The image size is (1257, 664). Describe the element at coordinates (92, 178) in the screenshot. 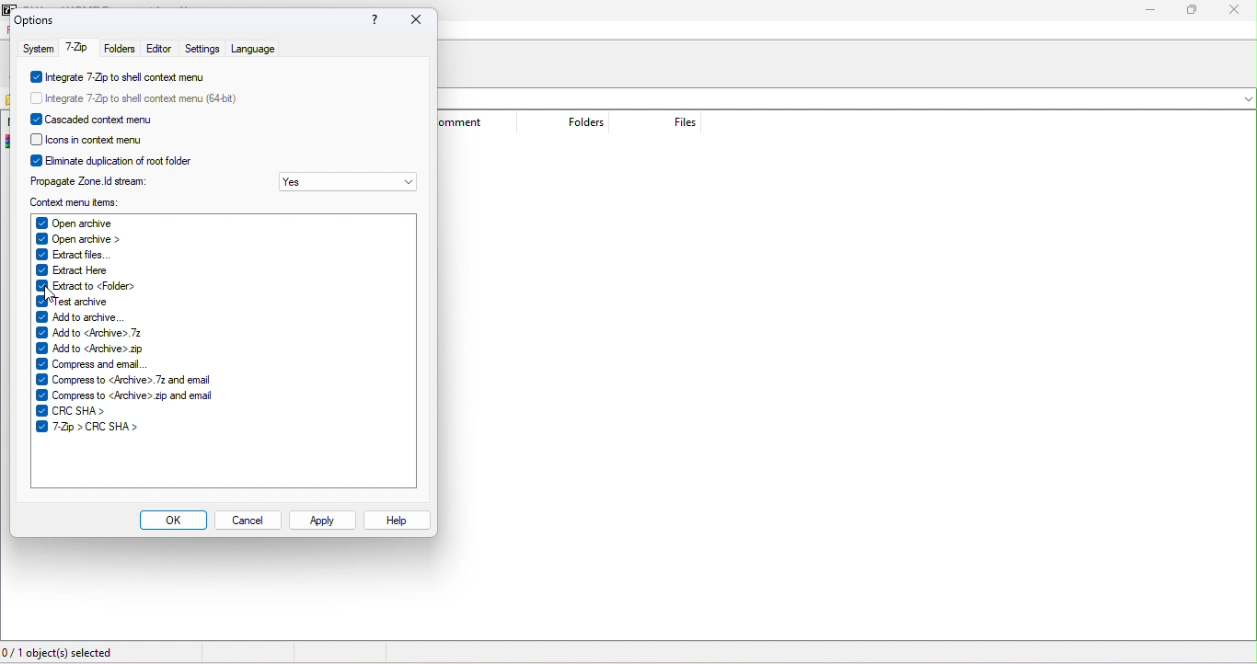

I see `propagate zone id stream` at that location.